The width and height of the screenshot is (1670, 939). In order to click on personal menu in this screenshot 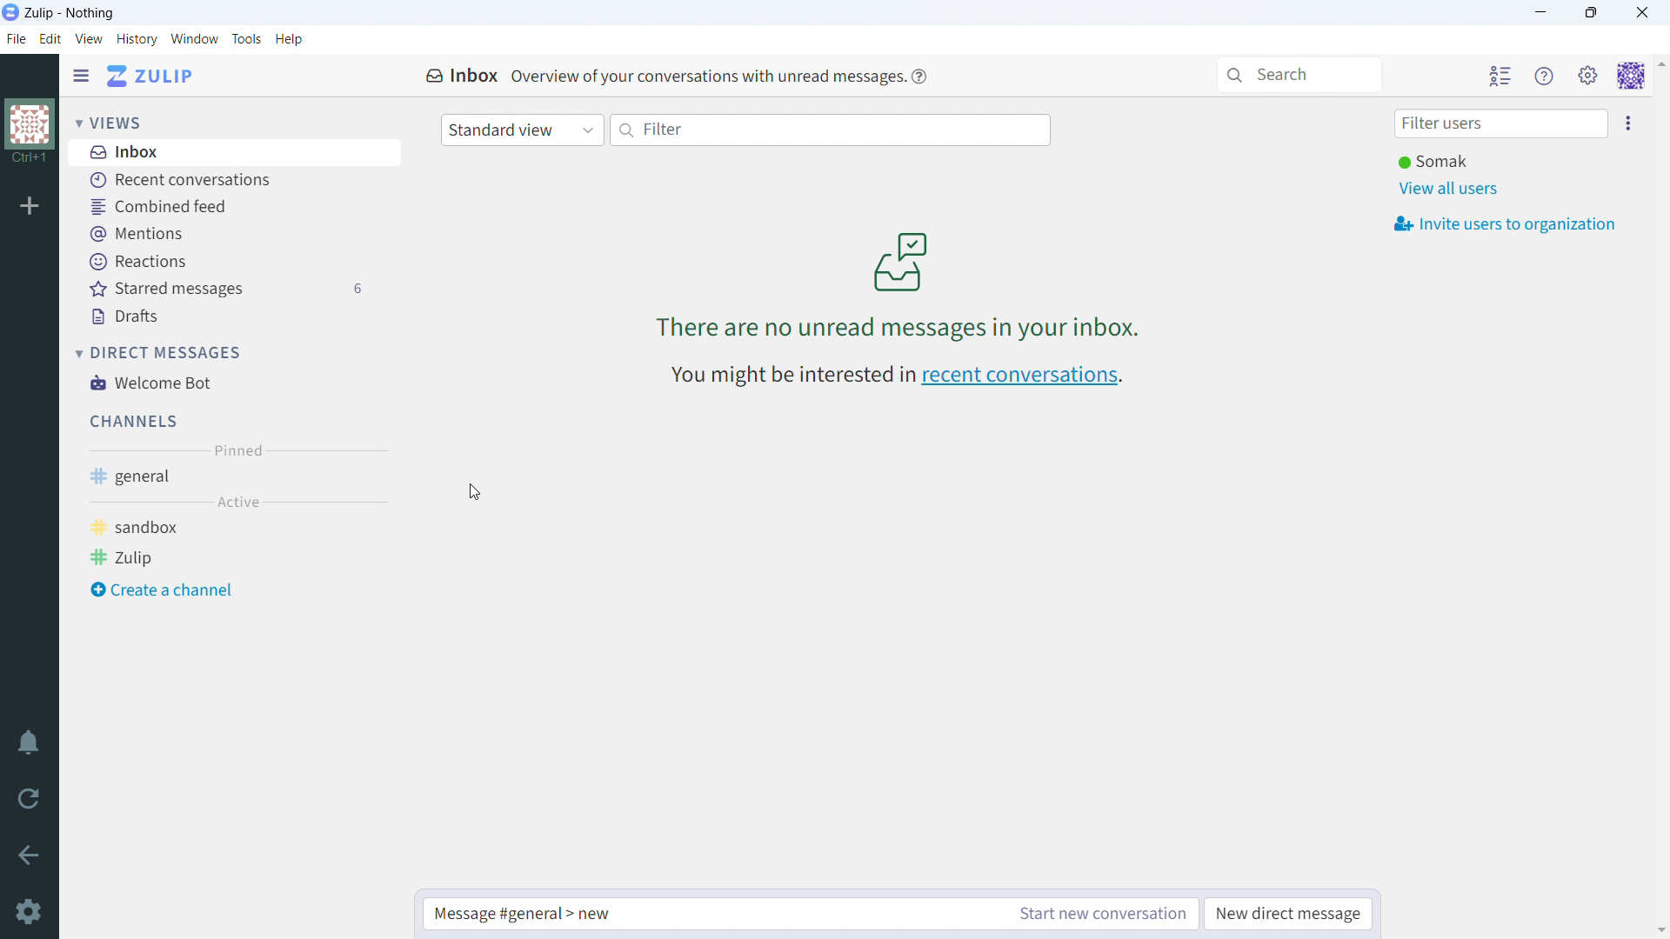, I will do `click(1631, 75)`.